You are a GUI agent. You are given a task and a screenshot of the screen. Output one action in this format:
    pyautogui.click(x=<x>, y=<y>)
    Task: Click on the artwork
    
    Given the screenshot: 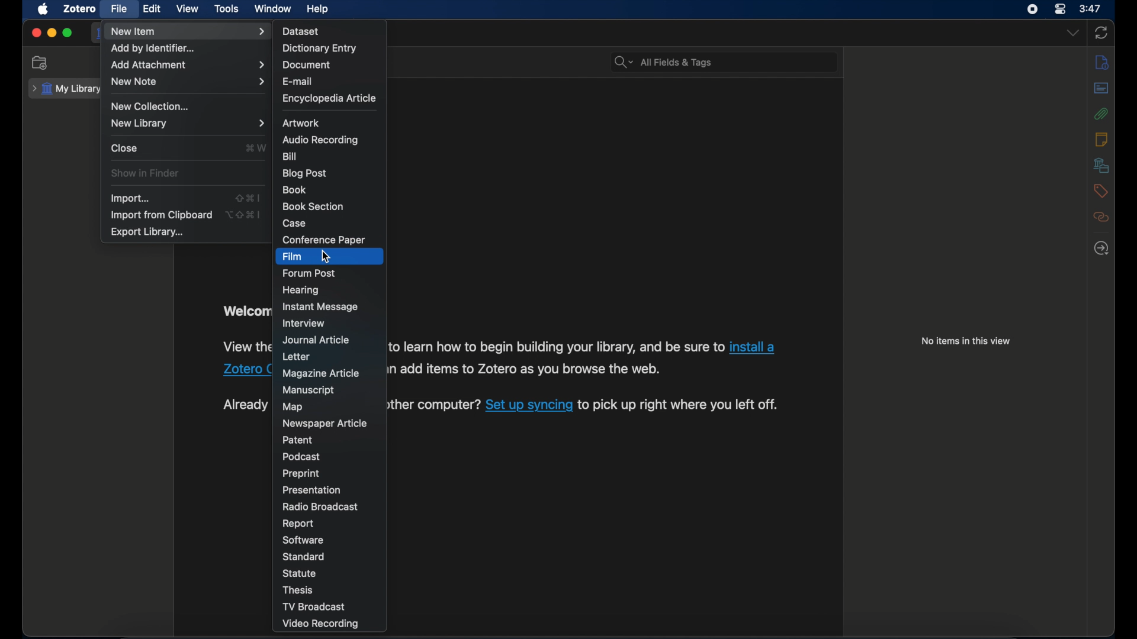 What is the action you would take?
    pyautogui.click(x=301, y=123)
    